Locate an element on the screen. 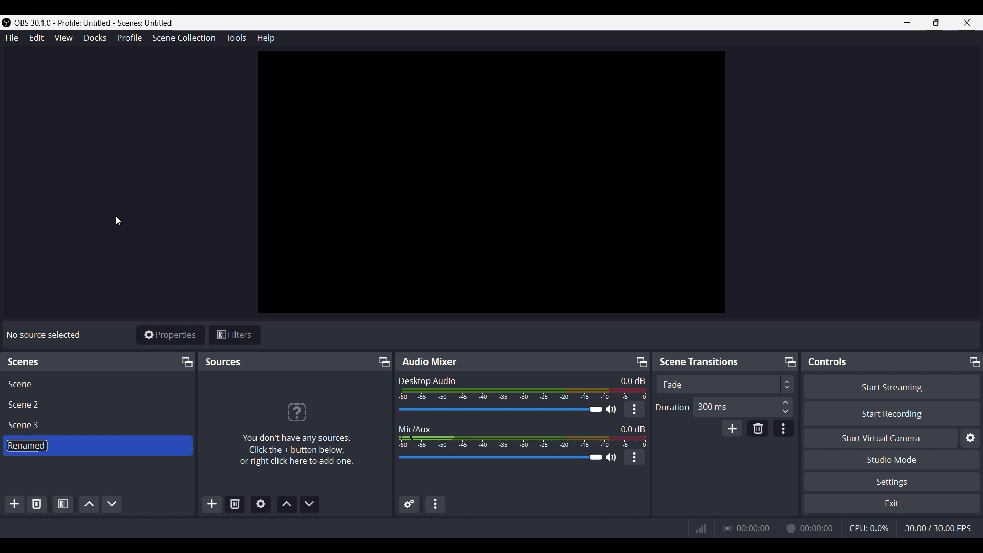 Image resolution: width=983 pixels, height=553 pixels. Audio Mixer is located at coordinates (429, 361).